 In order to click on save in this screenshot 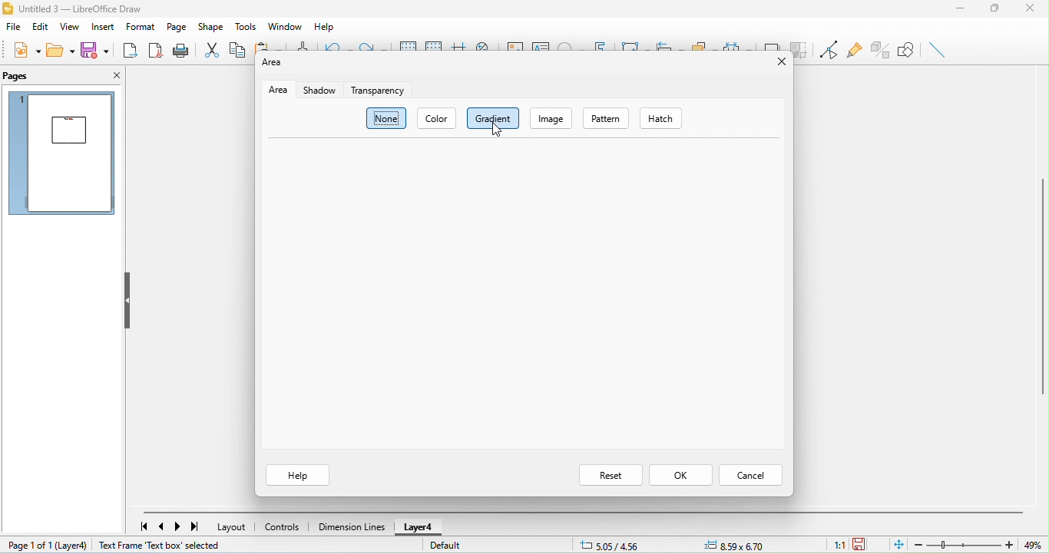, I will do `click(95, 49)`.